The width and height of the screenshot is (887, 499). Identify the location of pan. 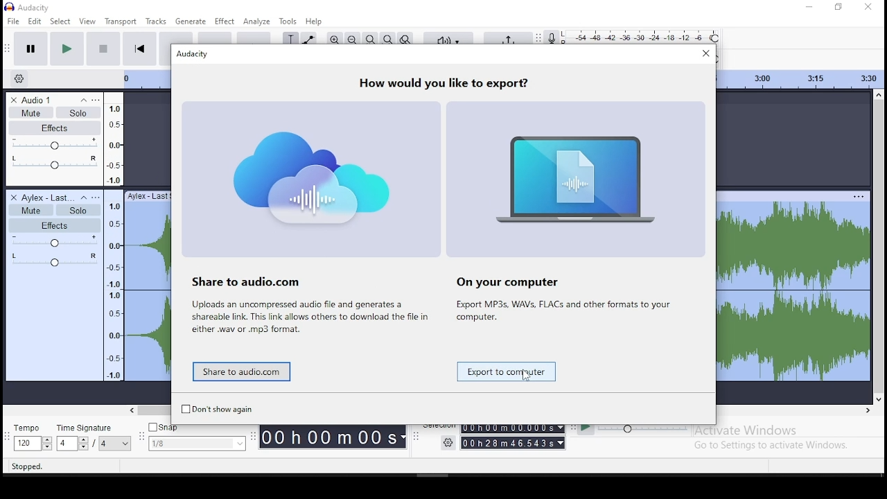
(55, 260).